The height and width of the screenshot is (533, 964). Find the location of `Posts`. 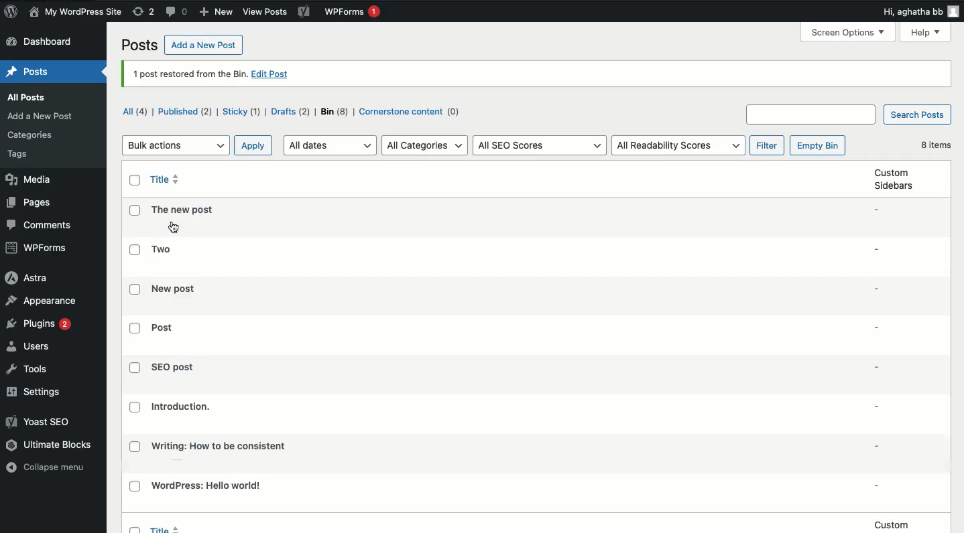

Posts is located at coordinates (141, 46).